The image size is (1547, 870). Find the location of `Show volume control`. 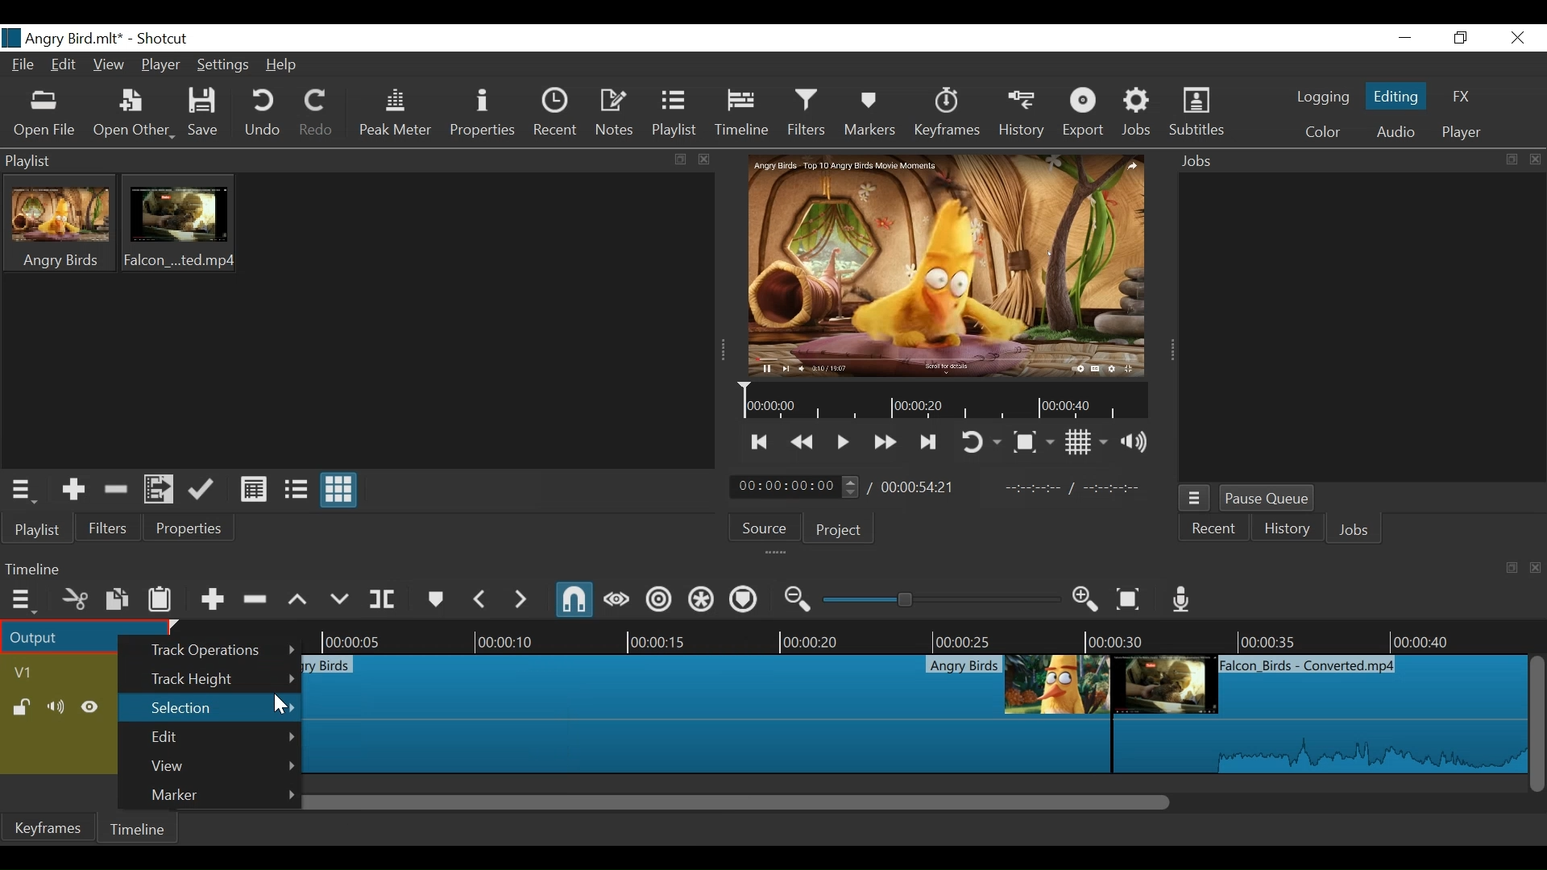

Show volume control is located at coordinates (1134, 444).